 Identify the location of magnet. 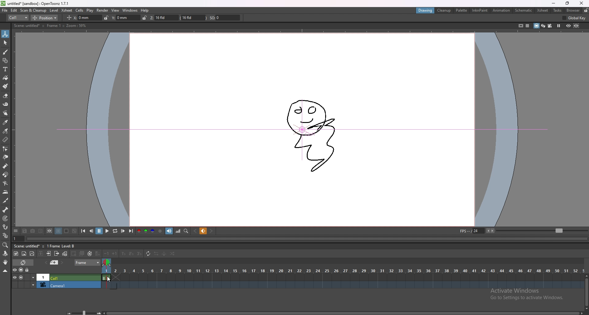
(5, 175).